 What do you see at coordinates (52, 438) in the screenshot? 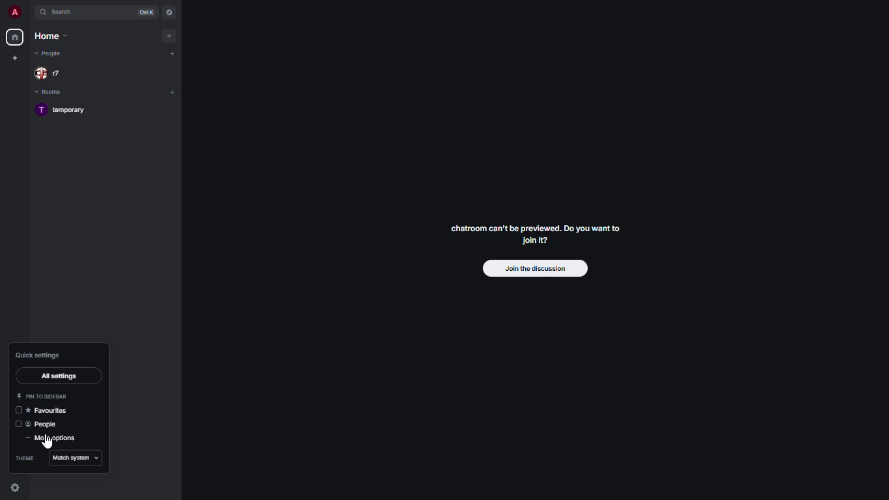
I see `more settings` at bounding box center [52, 438].